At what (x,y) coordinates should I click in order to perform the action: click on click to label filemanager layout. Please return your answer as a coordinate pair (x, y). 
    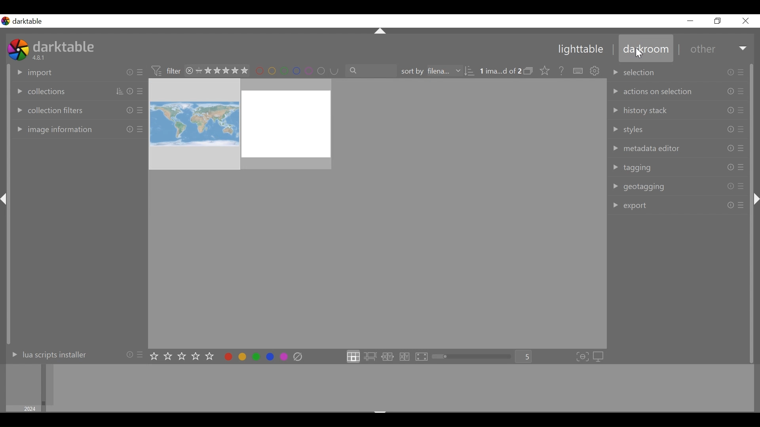
    Looking at the image, I should click on (353, 357).